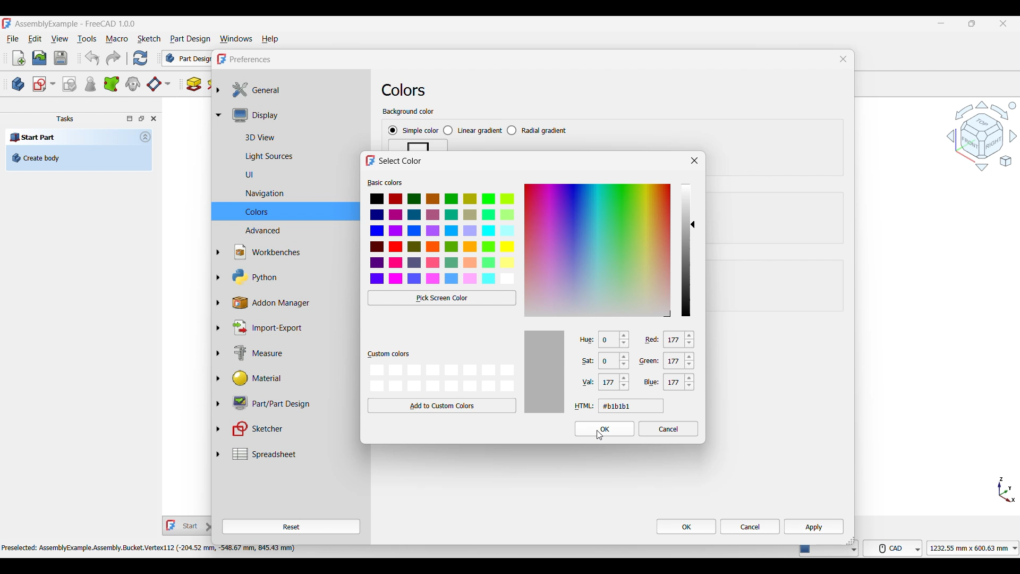 This screenshot has width=1020, height=574. I want to click on Create body, so click(18, 84).